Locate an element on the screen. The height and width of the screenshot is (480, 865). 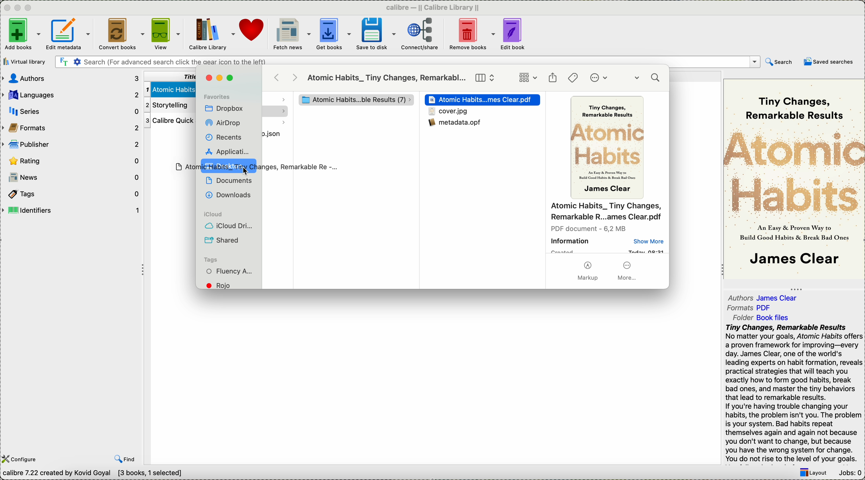
authors is located at coordinates (764, 296).